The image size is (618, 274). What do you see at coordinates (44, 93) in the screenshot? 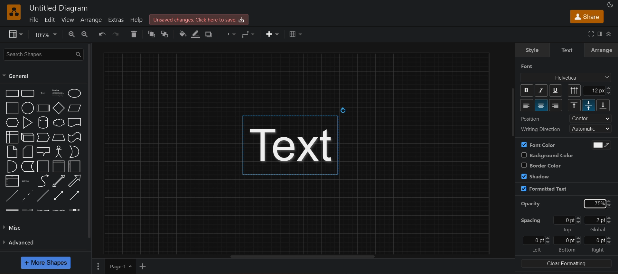
I see `text` at bounding box center [44, 93].